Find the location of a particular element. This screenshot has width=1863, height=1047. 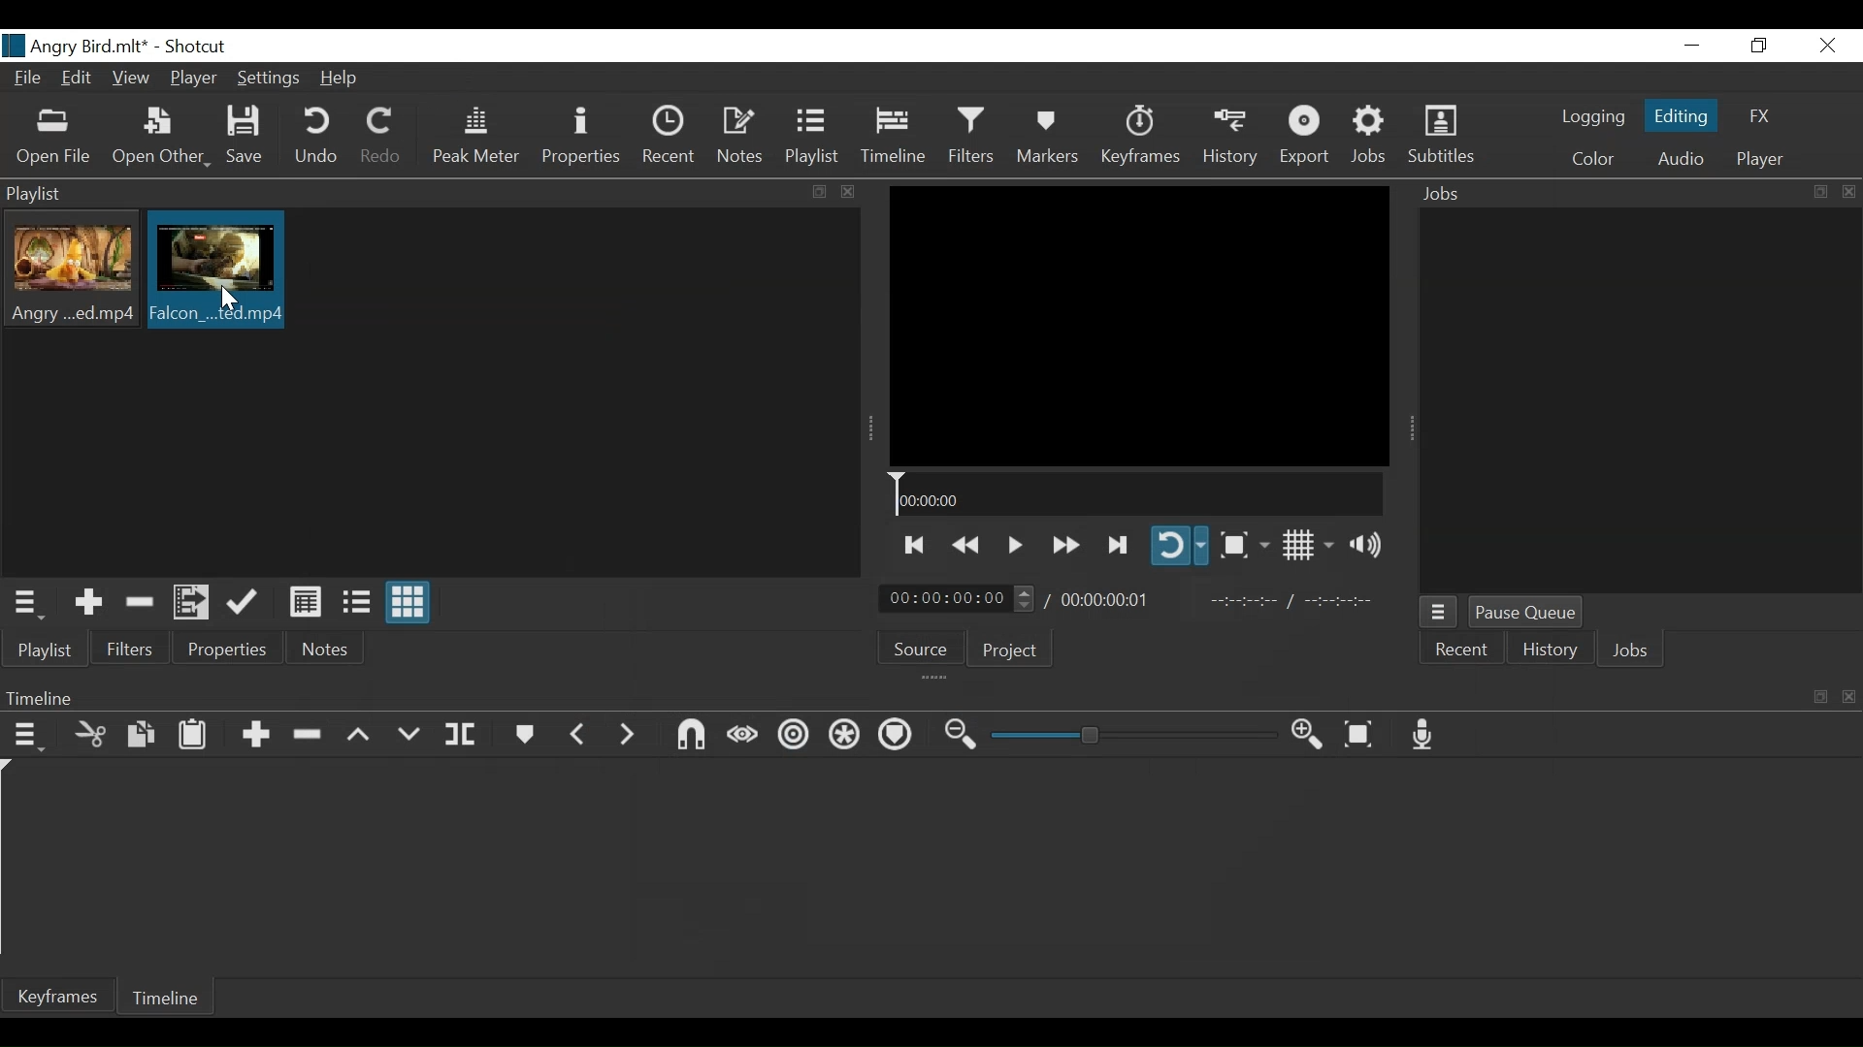

Save is located at coordinates (251, 136).